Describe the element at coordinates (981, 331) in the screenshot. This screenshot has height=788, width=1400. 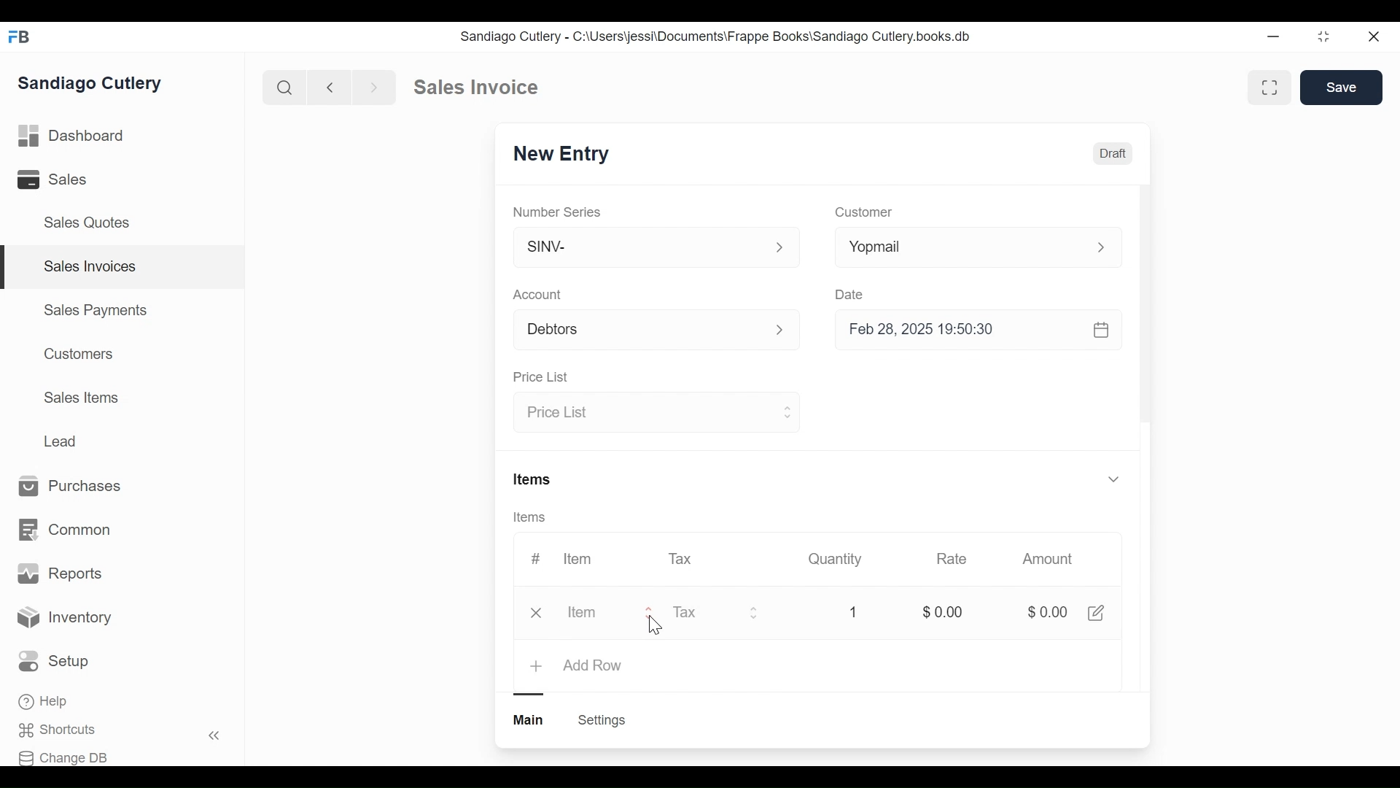
I see `Feb 28, 2025 19:50:30 &` at that location.